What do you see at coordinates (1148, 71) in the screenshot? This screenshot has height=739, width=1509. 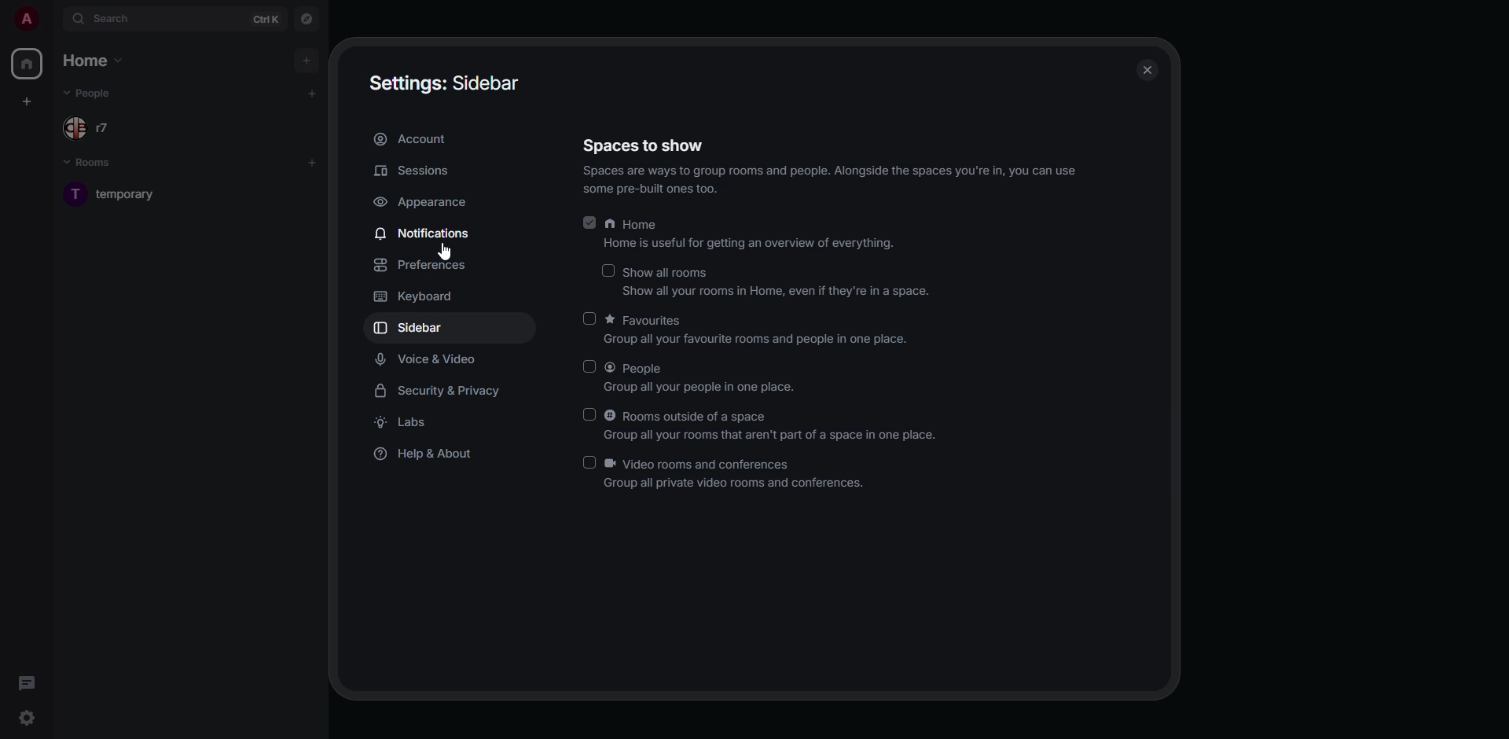 I see `close` at bounding box center [1148, 71].